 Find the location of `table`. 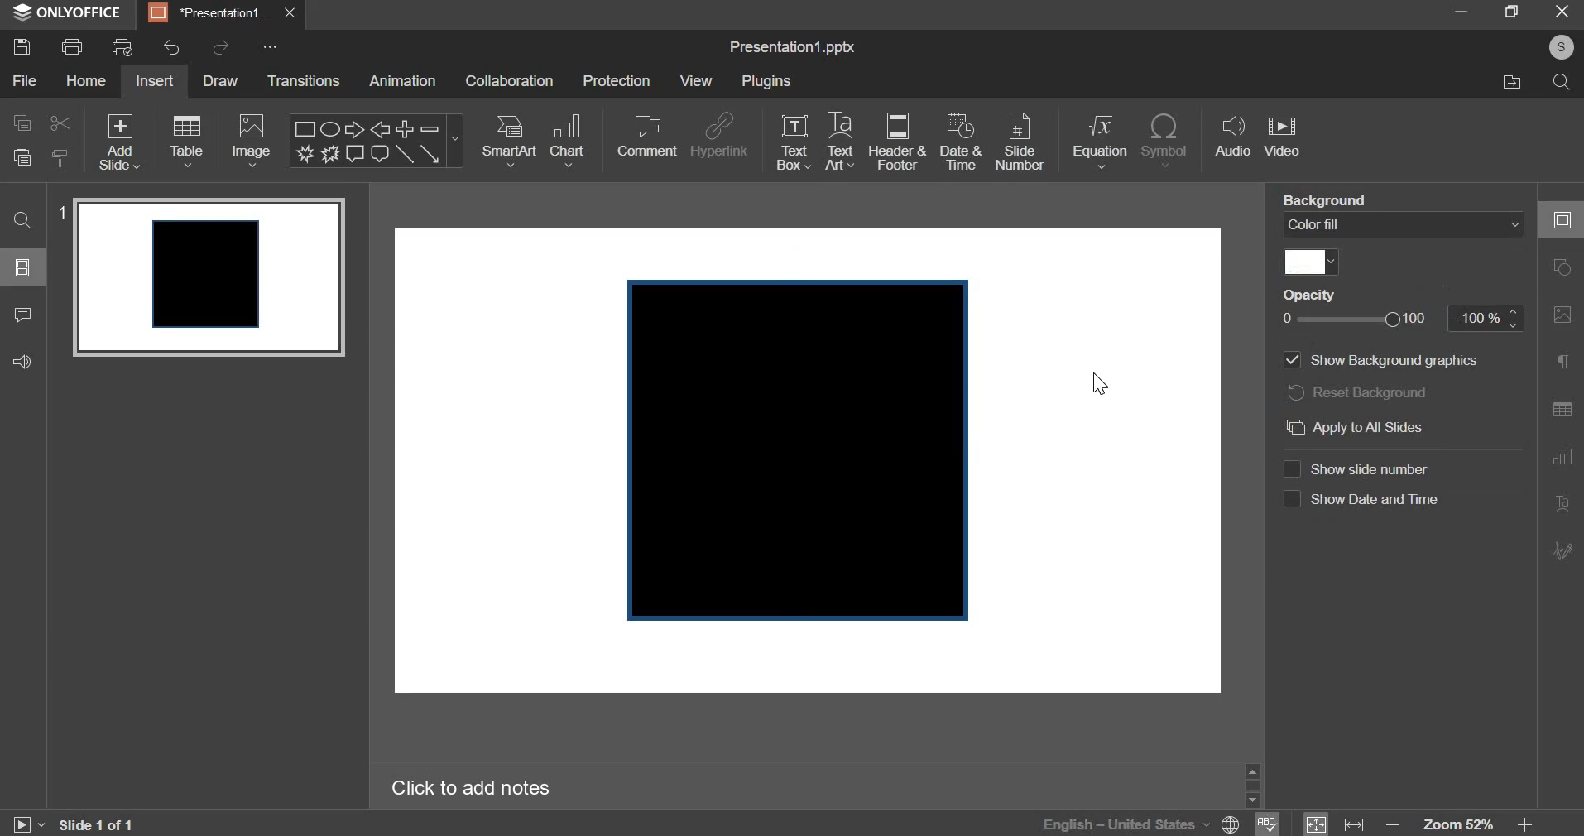

table is located at coordinates (187, 141).